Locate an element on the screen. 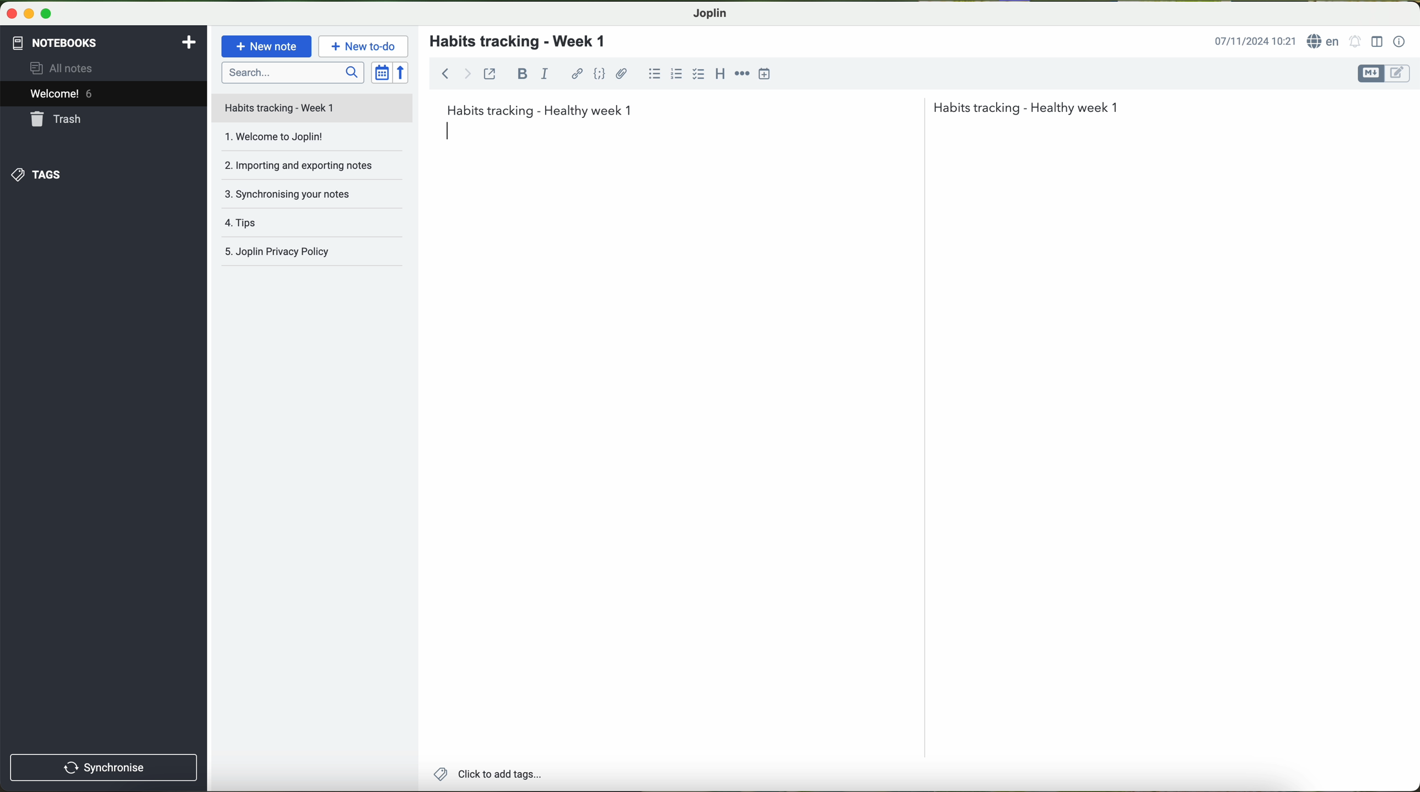  habits tracking week 1 is located at coordinates (783, 109).